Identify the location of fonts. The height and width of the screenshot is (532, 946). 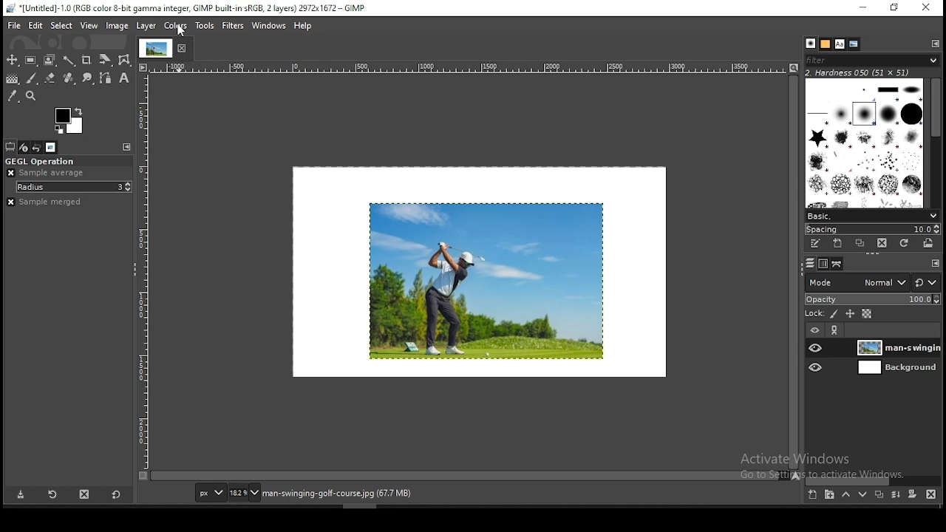
(839, 44).